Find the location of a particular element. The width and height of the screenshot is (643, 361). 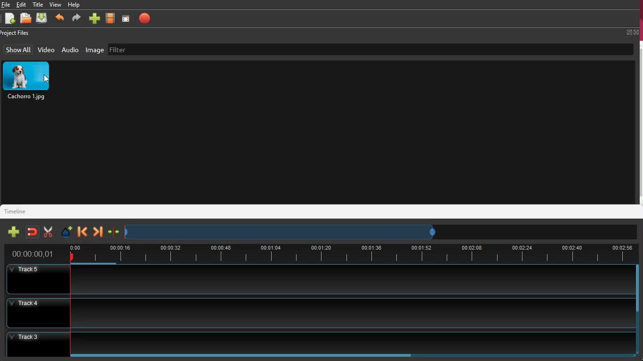

time is located at coordinates (350, 254).